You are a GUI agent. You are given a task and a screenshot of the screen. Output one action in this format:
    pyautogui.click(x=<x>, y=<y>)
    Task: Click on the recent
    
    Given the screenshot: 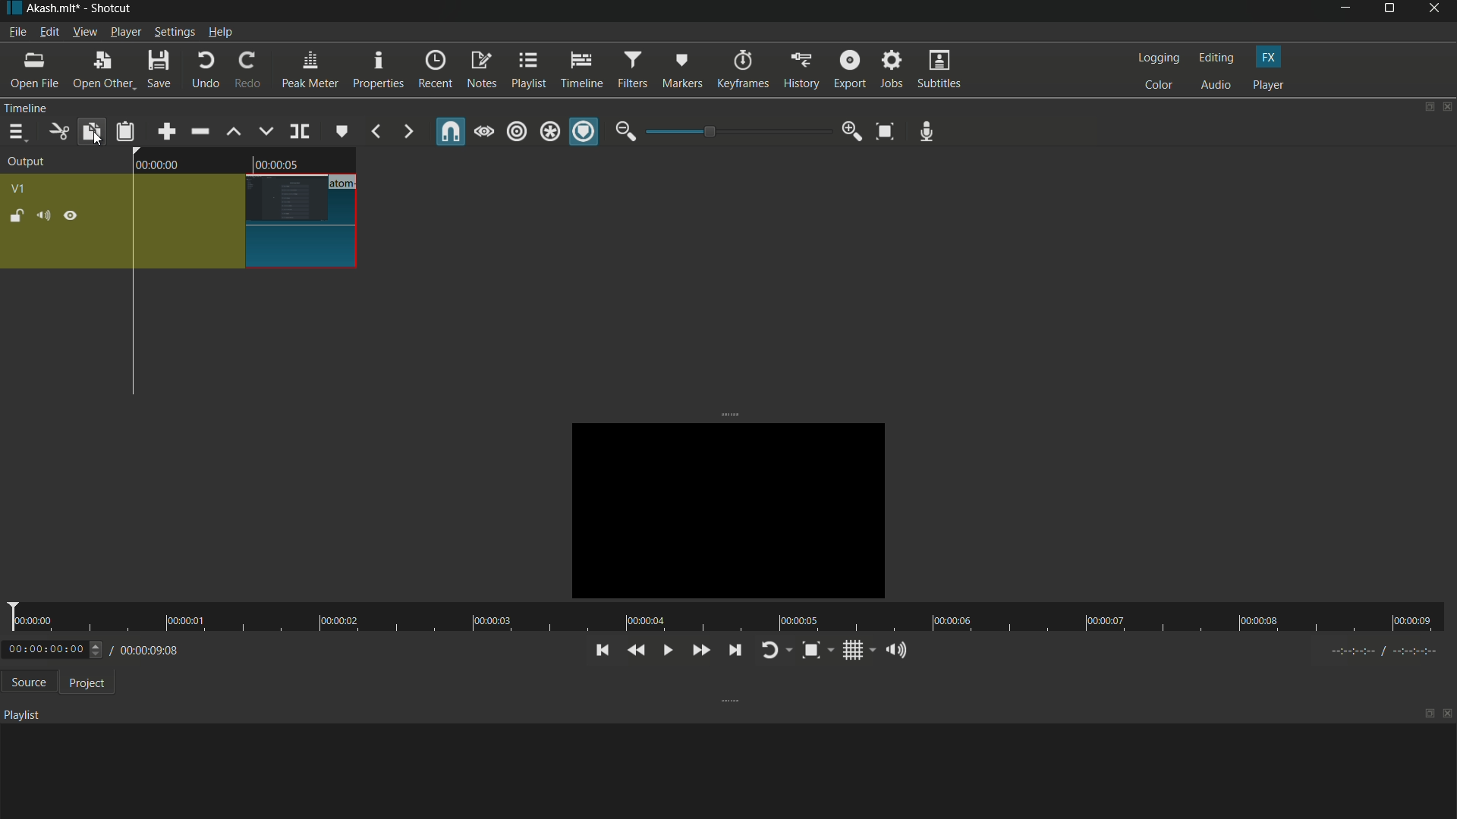 What is the action you would take?
    pyautogui.click(x=434, y=71)
    